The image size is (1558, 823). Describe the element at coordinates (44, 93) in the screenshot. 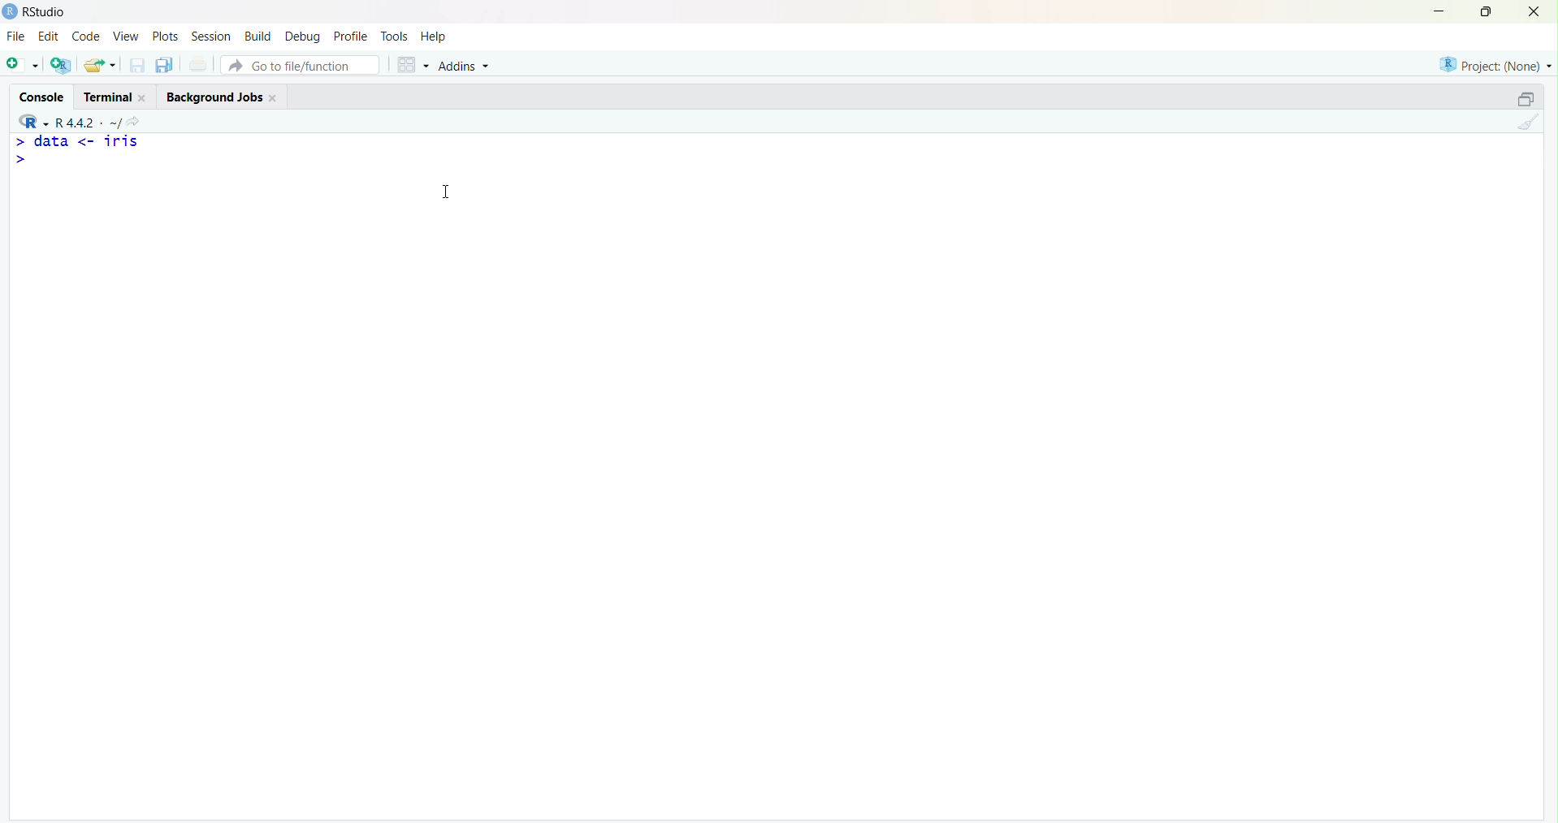

I see `Console` at that location.